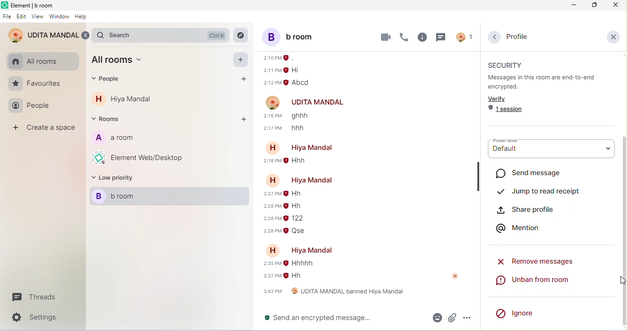  I want to click on file, so click(7, 17).